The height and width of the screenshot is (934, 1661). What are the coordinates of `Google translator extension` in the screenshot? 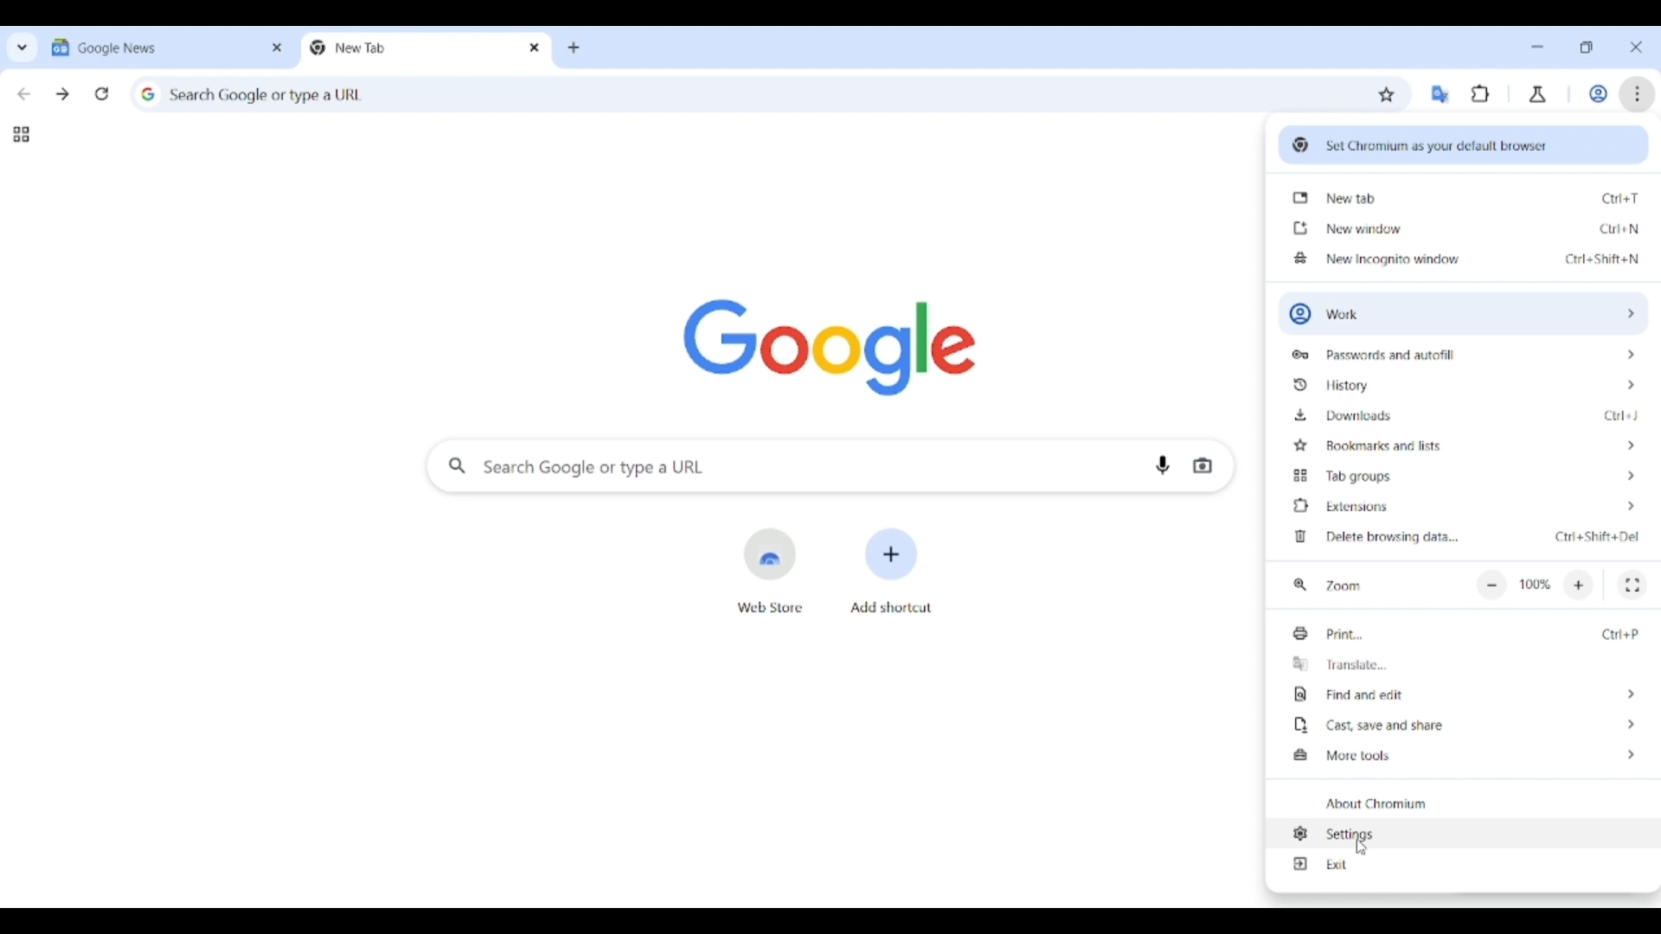 It's located at (1440, 94).